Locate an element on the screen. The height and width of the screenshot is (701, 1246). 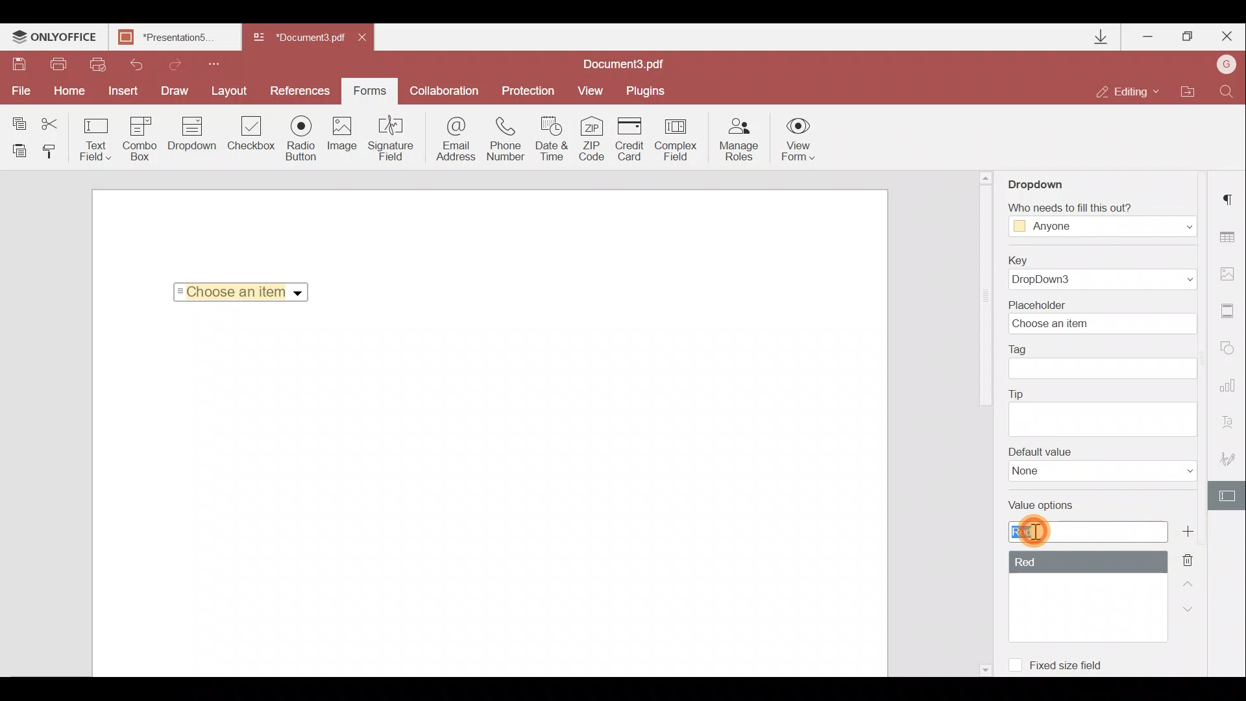
Key is located at coordinates (1106, 271).